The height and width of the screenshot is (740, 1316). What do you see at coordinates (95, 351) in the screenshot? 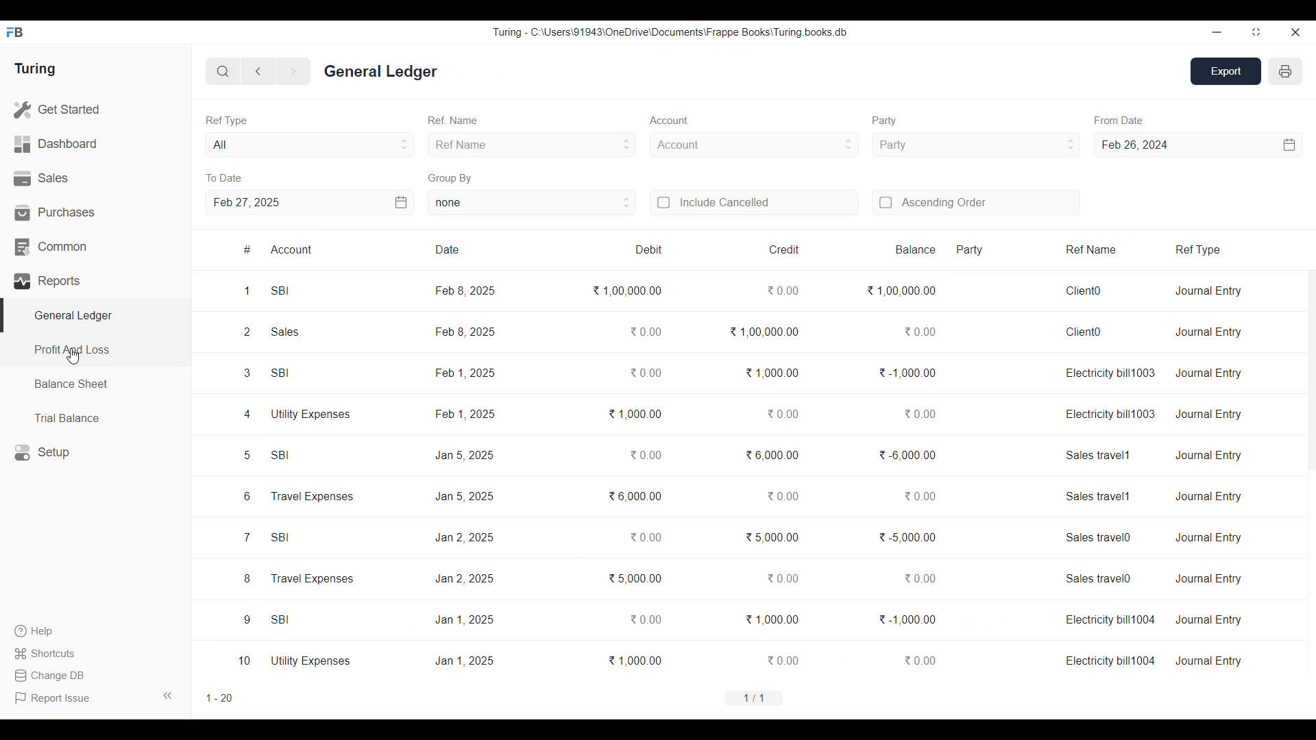
I see `Profit And Loss` at bounding box center [95, 351].